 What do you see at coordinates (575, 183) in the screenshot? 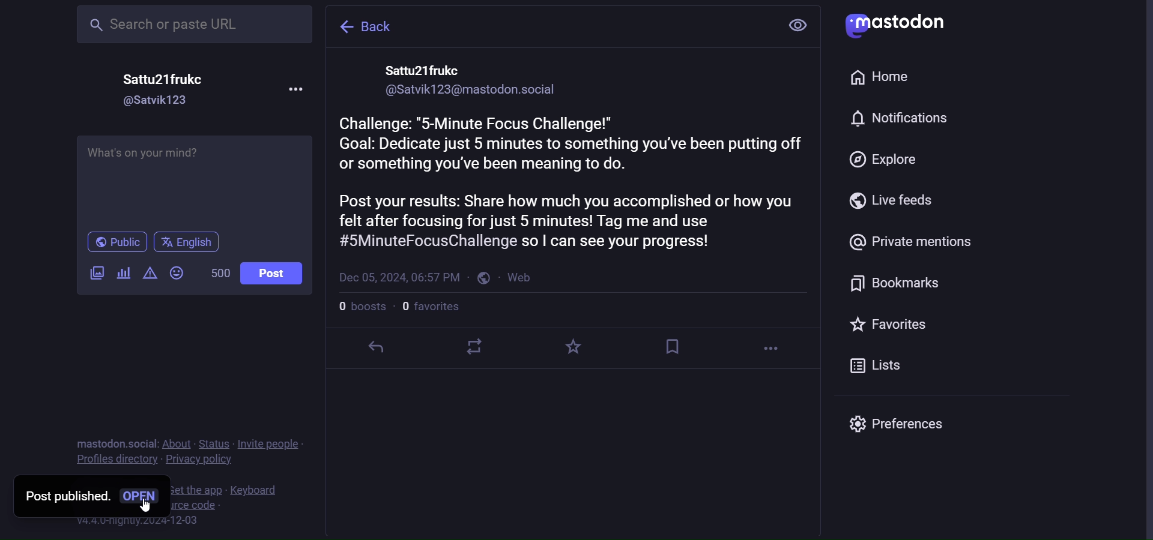
I see `challenge posted` at bounding box center [575, 183].